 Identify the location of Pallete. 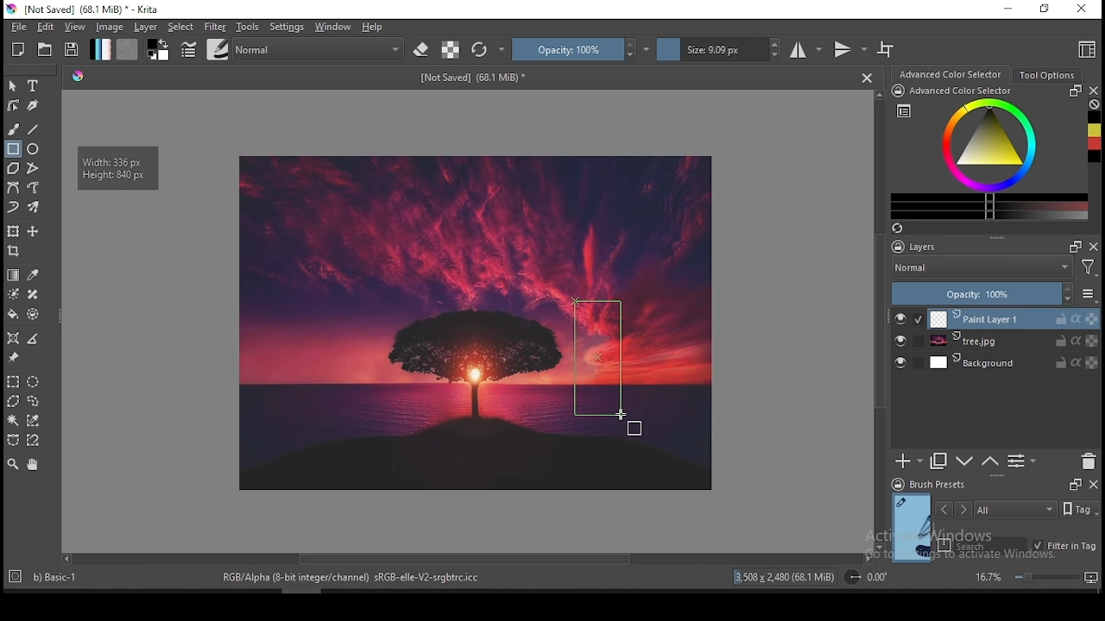
(79, 78).